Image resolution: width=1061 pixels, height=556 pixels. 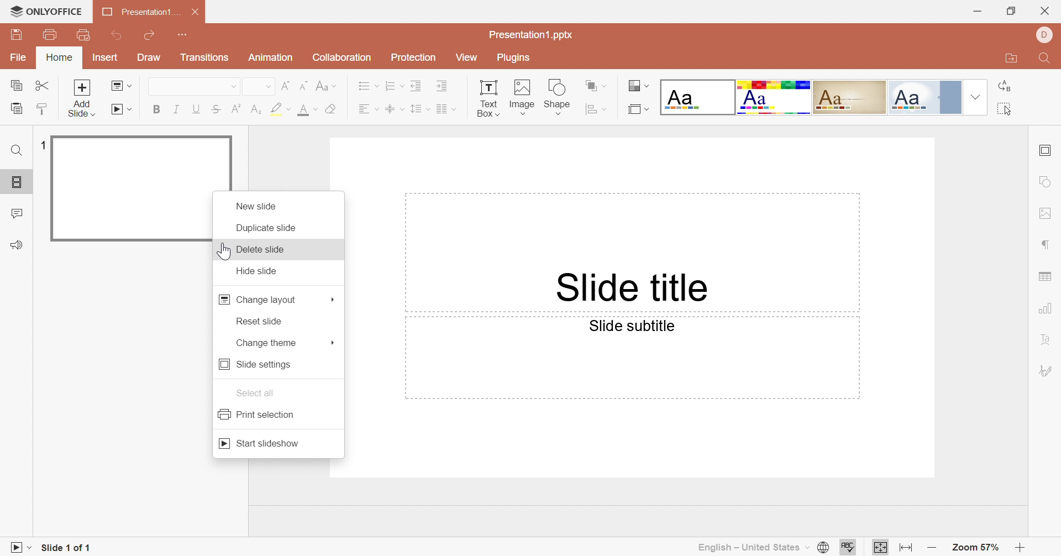 I want to click on Slides, so click(x=18, y=183).